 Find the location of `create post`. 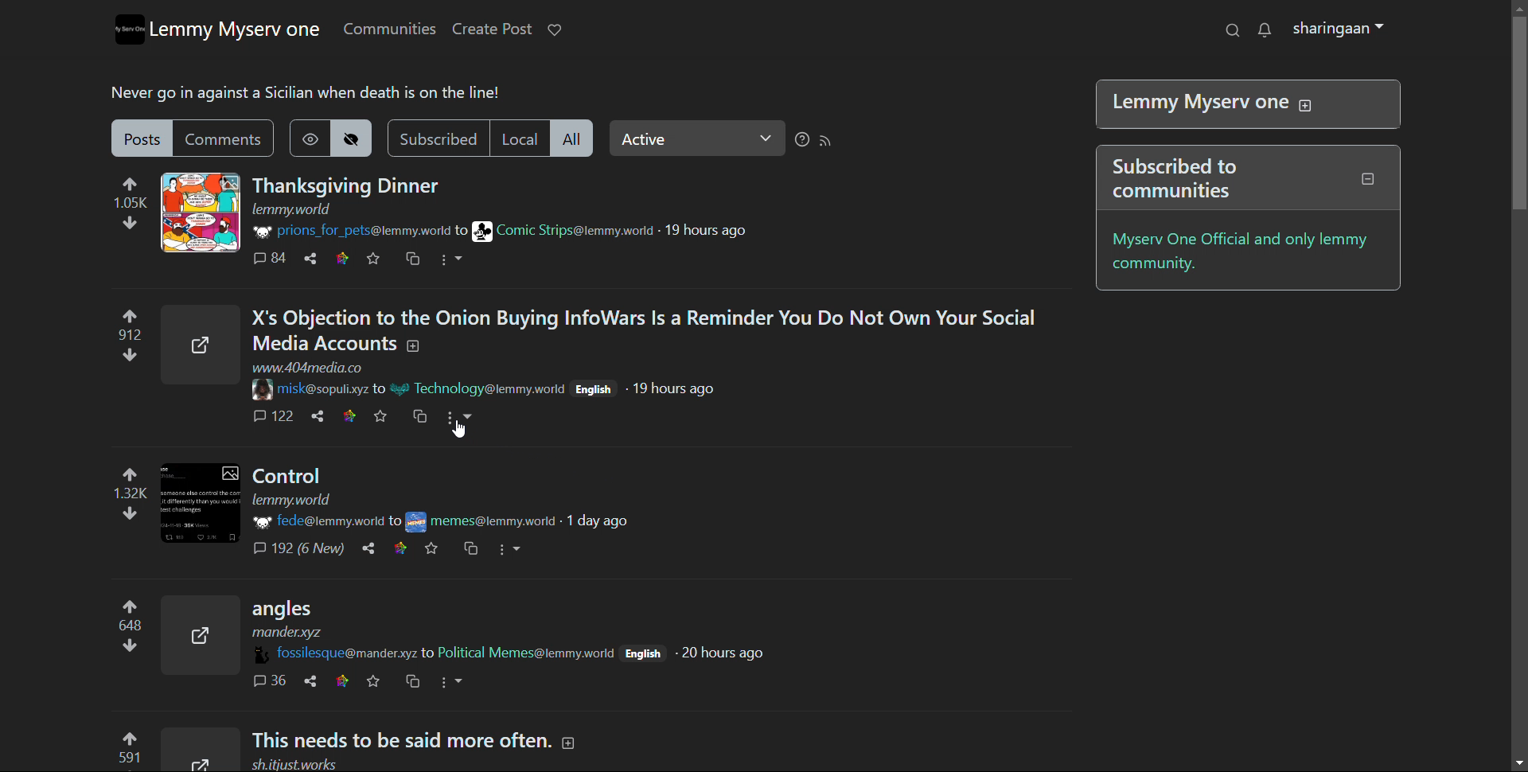

create post is located at coordinates (493, 29).